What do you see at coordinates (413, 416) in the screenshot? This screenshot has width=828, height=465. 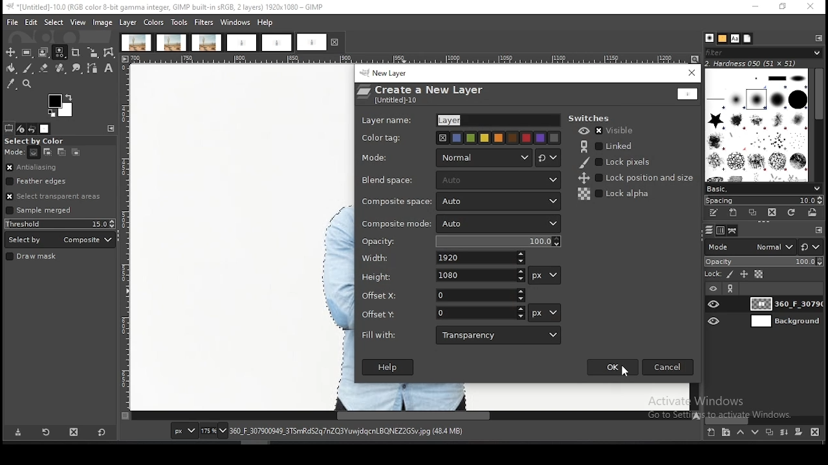 I see `scroll bar` at bounding box center [413, 416].